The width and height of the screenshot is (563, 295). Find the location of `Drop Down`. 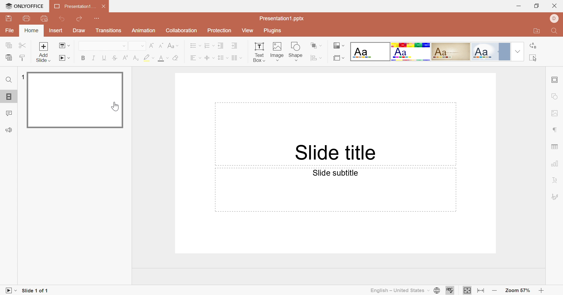

Drop Down is located at coordinates (70, 58).